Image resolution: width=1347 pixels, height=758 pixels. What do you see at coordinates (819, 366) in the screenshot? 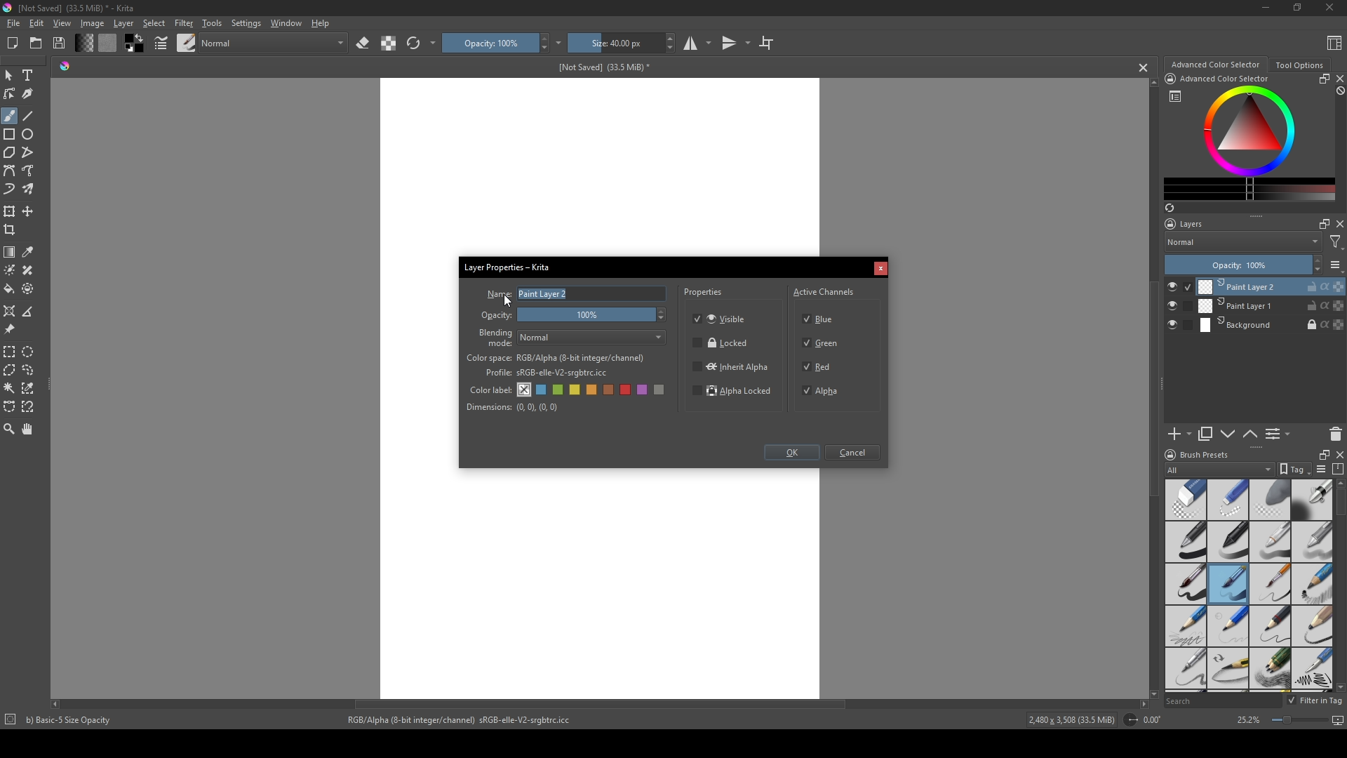
I see `Red` at bounding box center [819, 366].